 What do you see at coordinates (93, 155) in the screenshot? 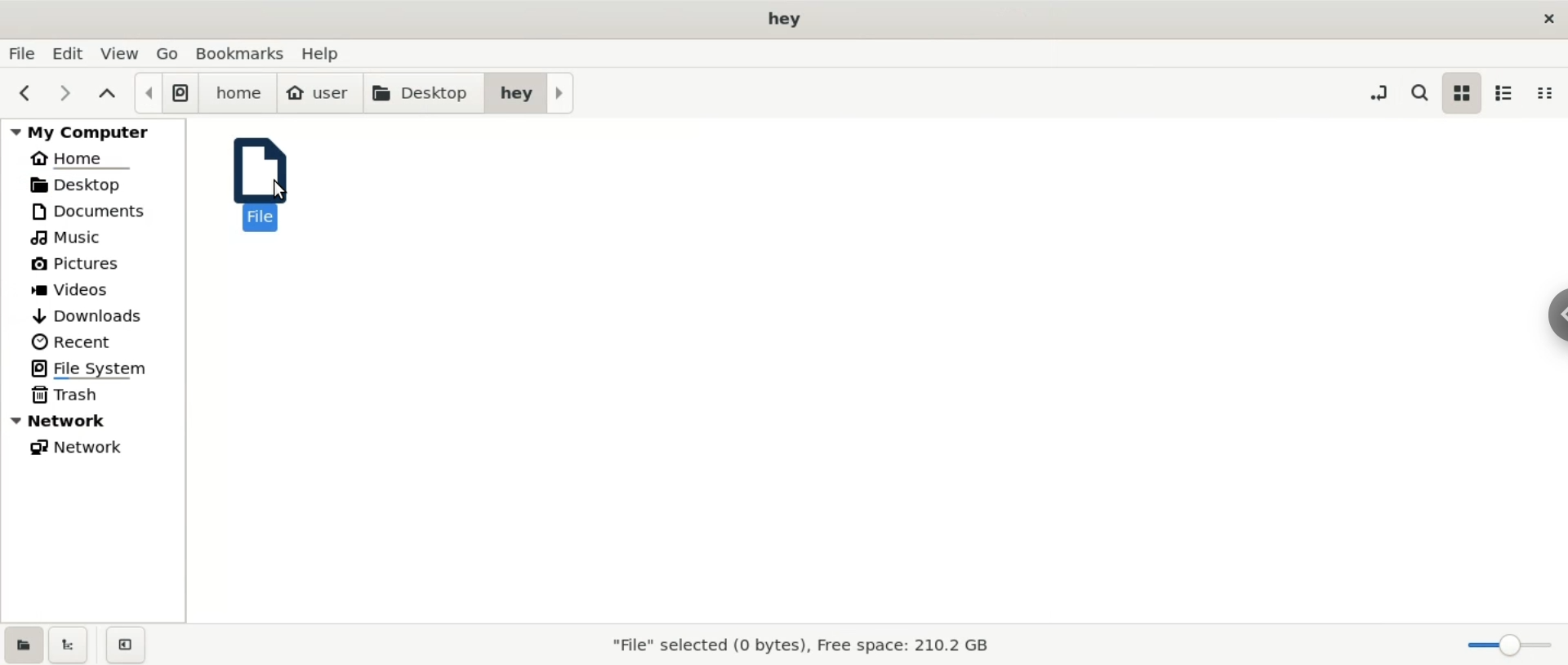
I see `home` at bounding box center [93, 155].